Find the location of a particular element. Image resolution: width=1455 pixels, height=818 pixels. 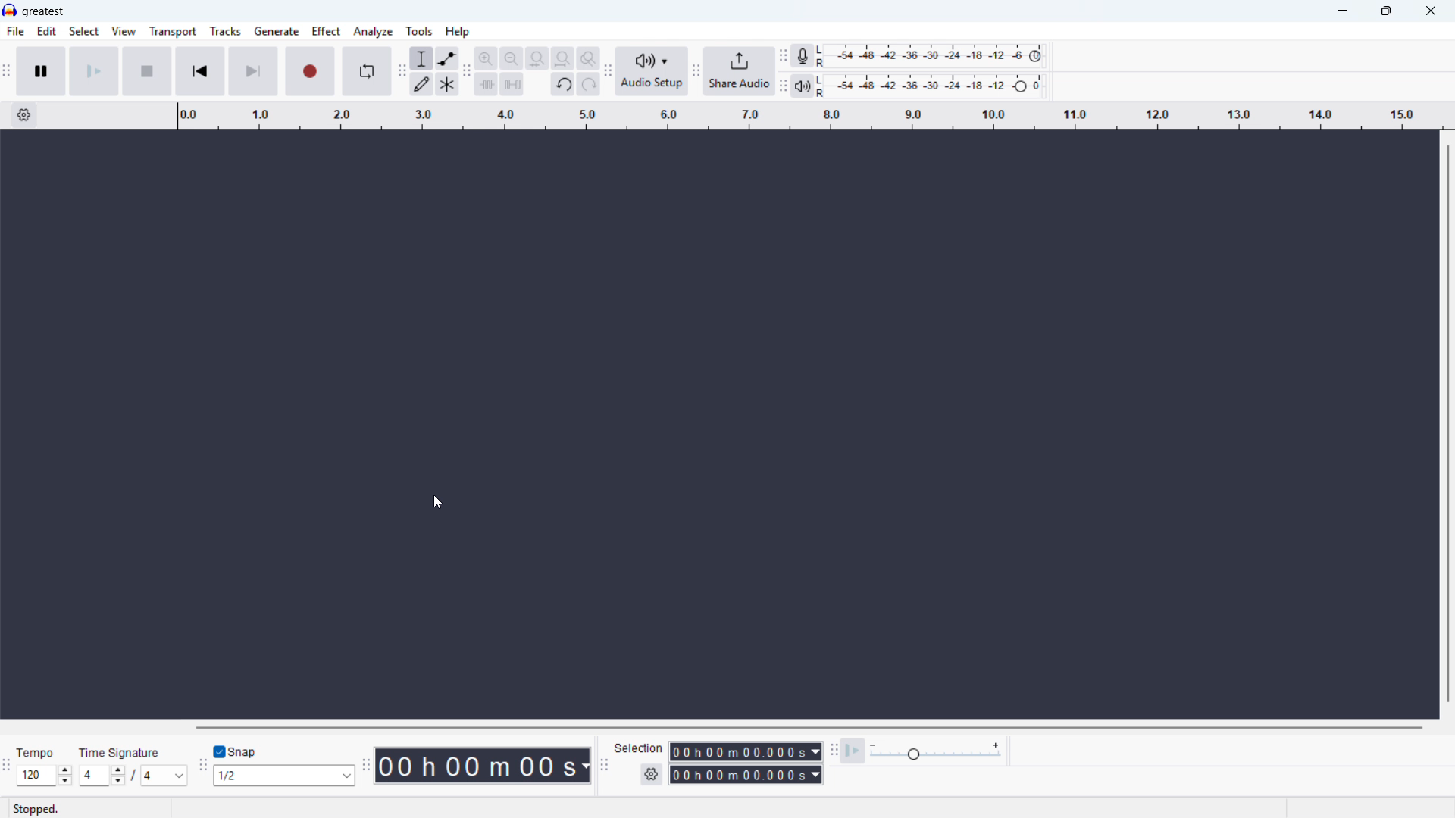

Recording metre toolbar is located at coordinates (784, 57).